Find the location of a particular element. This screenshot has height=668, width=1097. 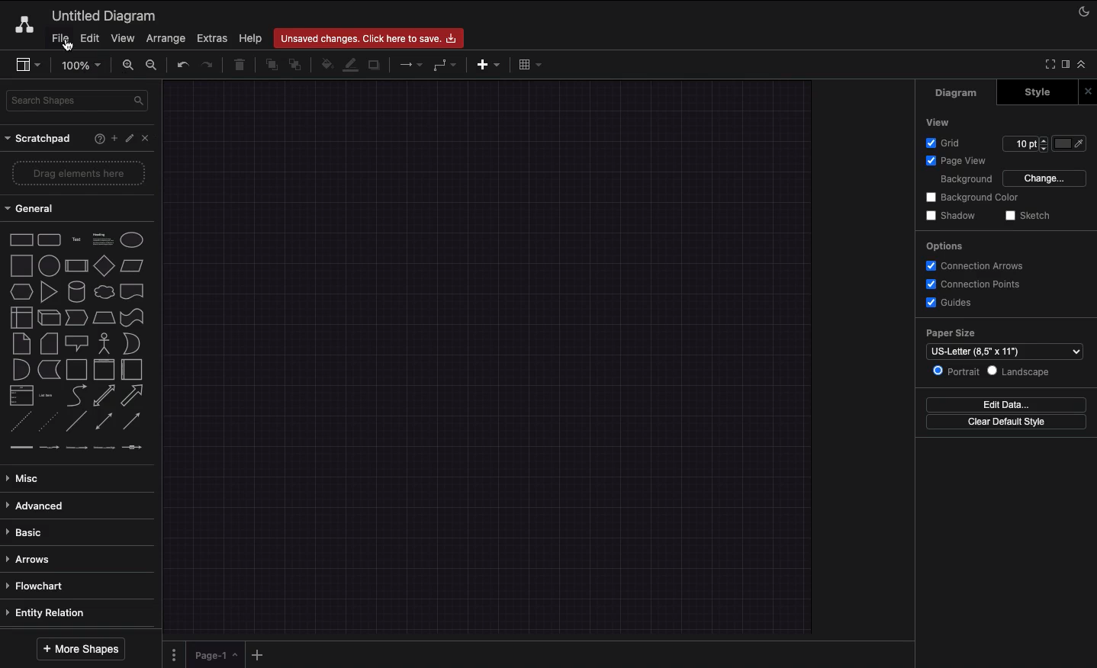

Trash is located at coordinates (242, 66).